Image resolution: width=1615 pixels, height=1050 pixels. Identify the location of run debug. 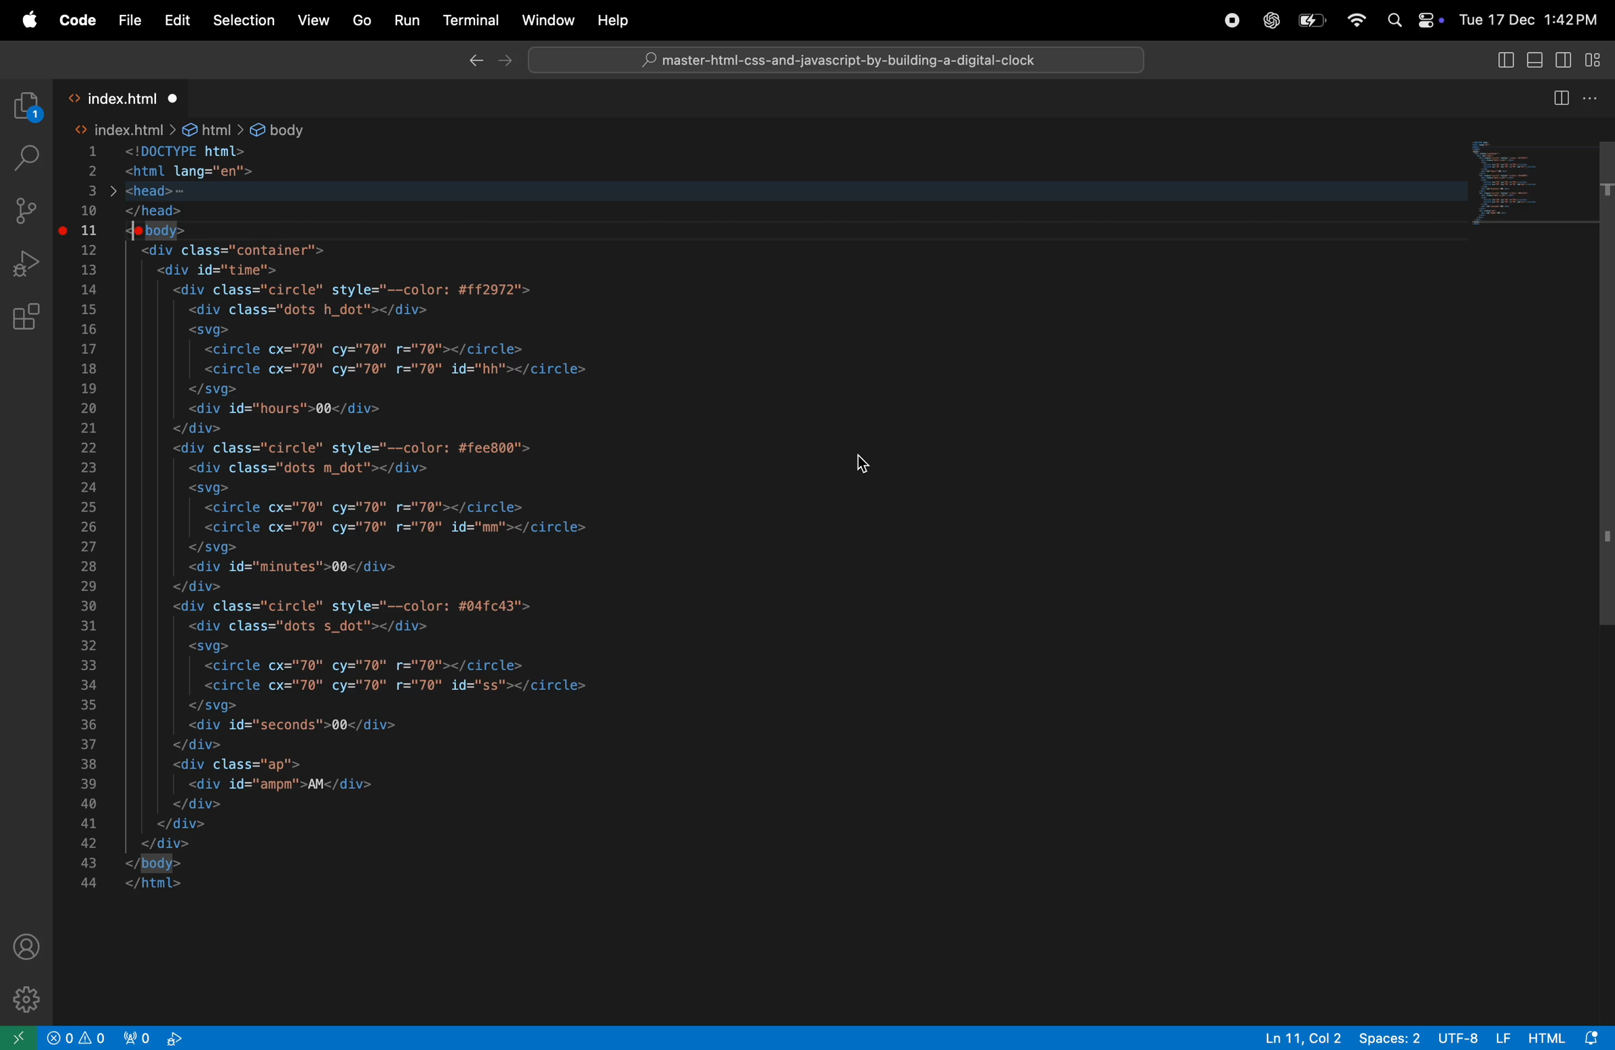
(33, 262).